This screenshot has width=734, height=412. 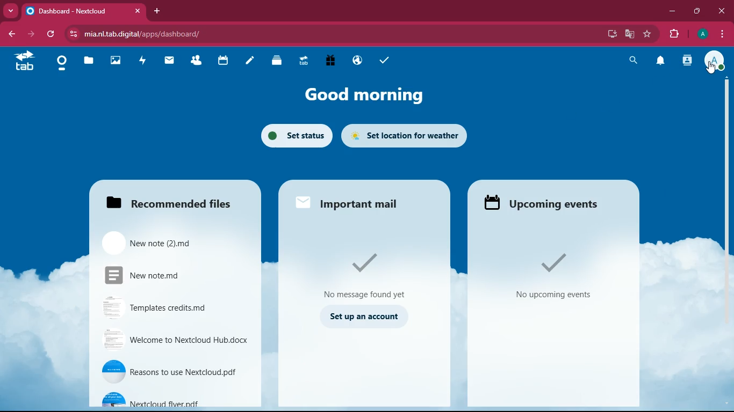 I want to click on Upcoming events, so click(x=547, y=202).